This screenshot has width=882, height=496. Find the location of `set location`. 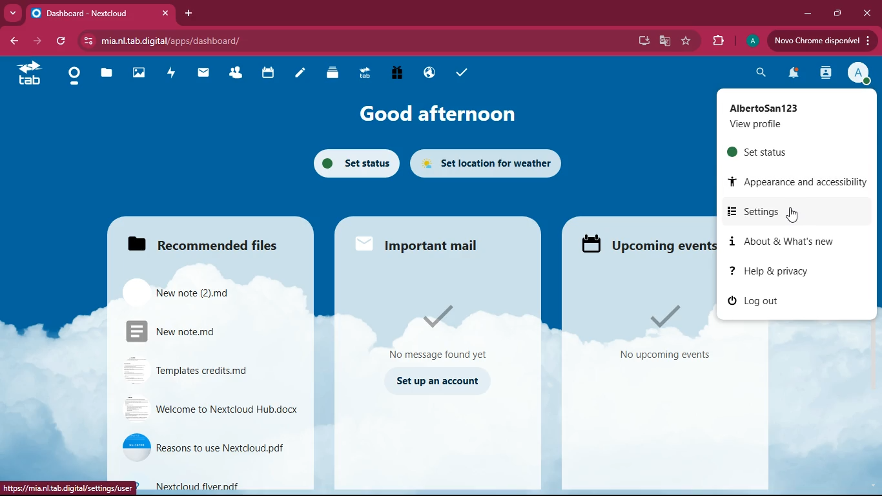

set location is located at coordinates (488, 163).